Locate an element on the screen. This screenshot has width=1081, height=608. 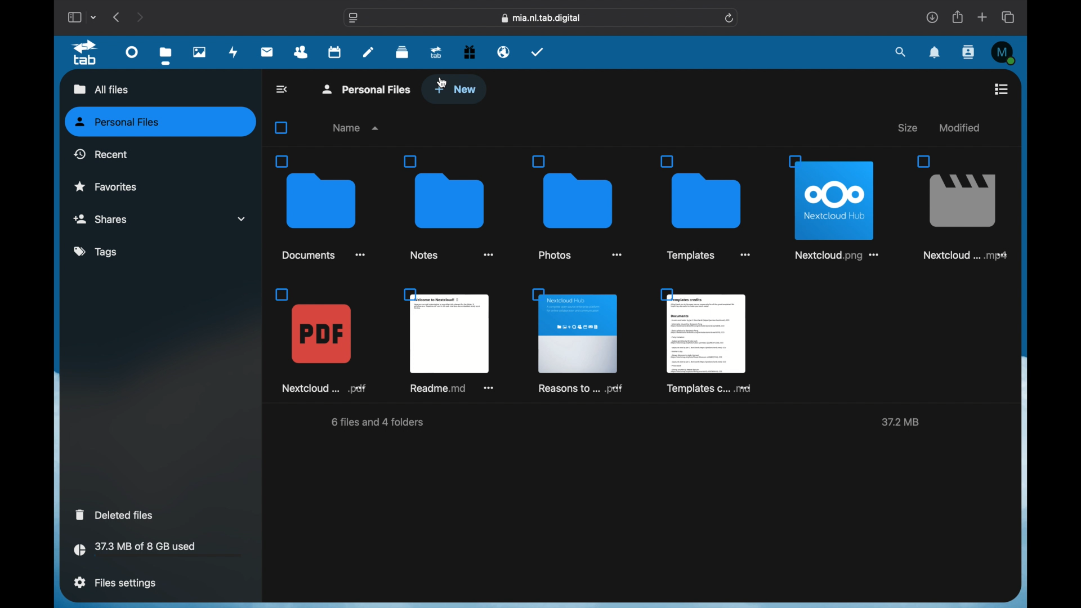
deck is located at coordinates (402, 52).